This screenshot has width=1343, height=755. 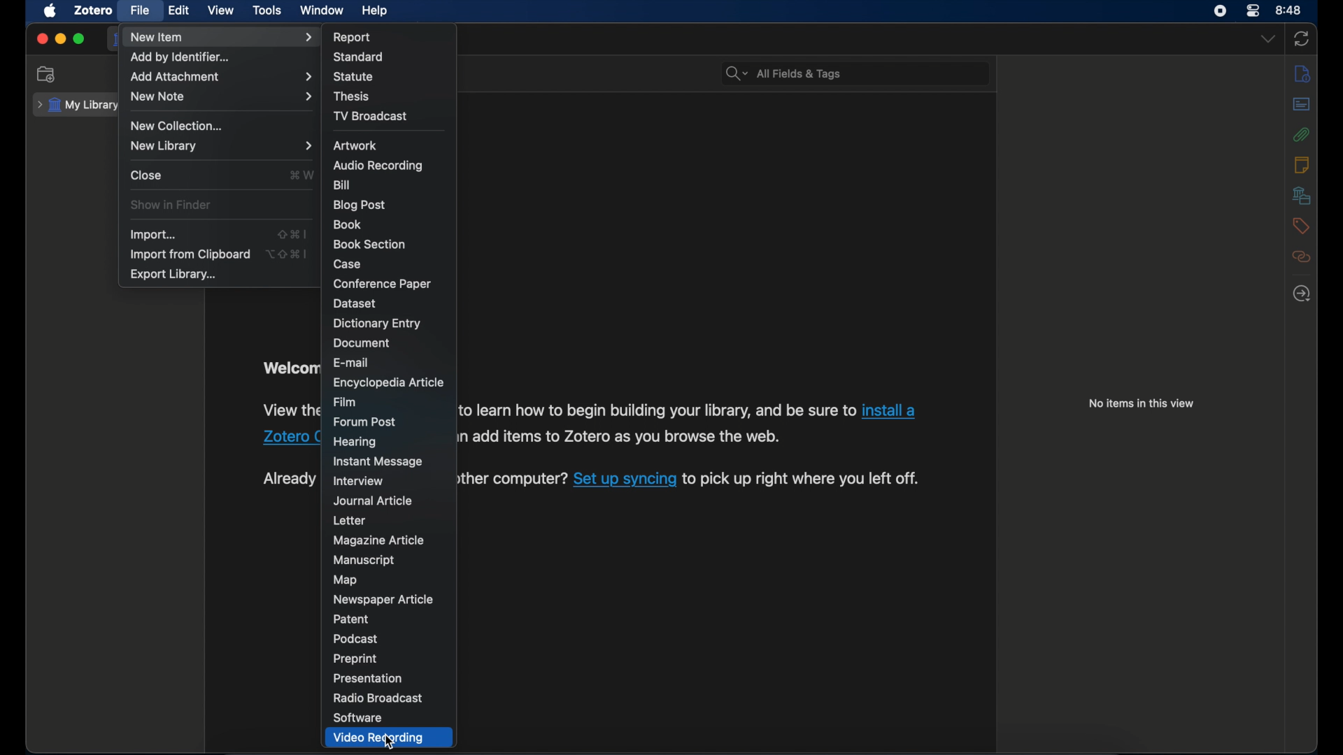 I want to click on attachments, so click(x=1301, y=134).